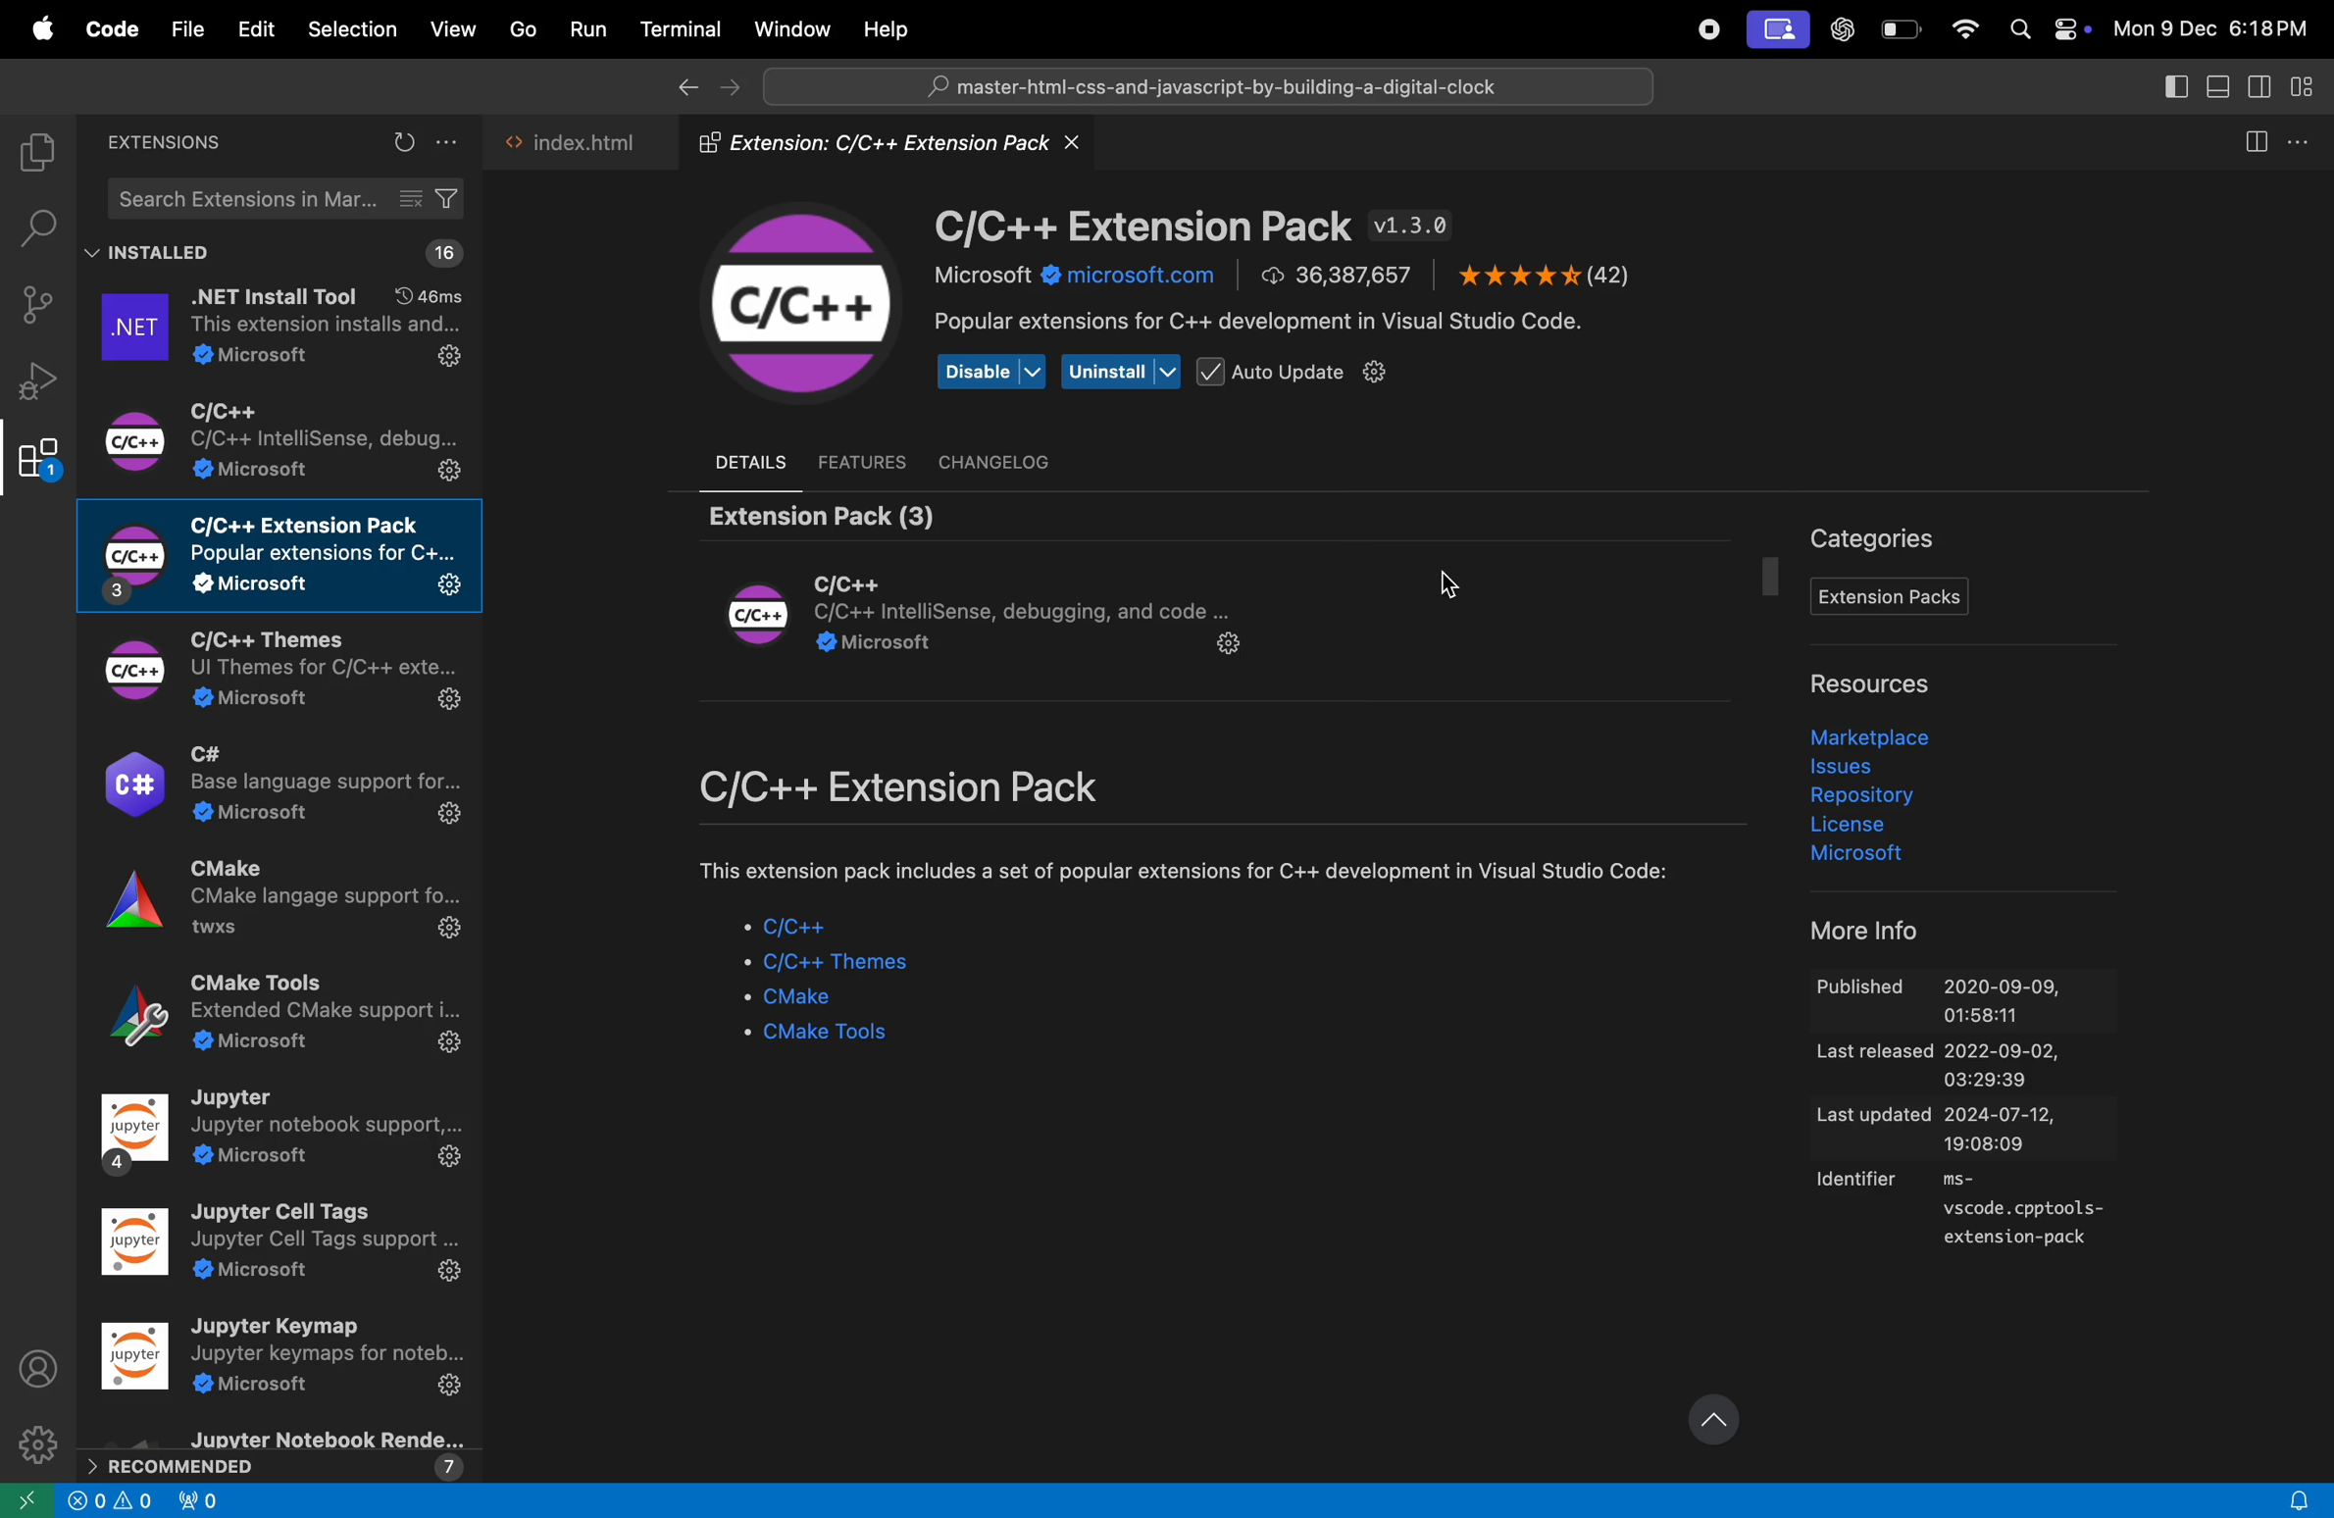 The height and width of the screenshot is (1518, 2334). What do you see at coordinates (36, 305) in the screenshot?
I see `source control` at bounding box center [36, 305].